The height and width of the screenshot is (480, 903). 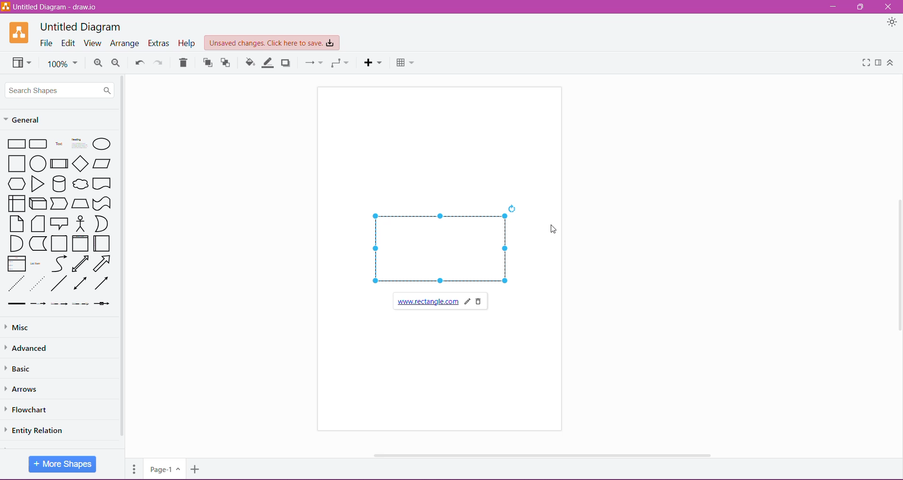 What do you see at coordinates (116, 63) in the screenshot?
I see `Zoom Out` at bounding box center [116, 63].